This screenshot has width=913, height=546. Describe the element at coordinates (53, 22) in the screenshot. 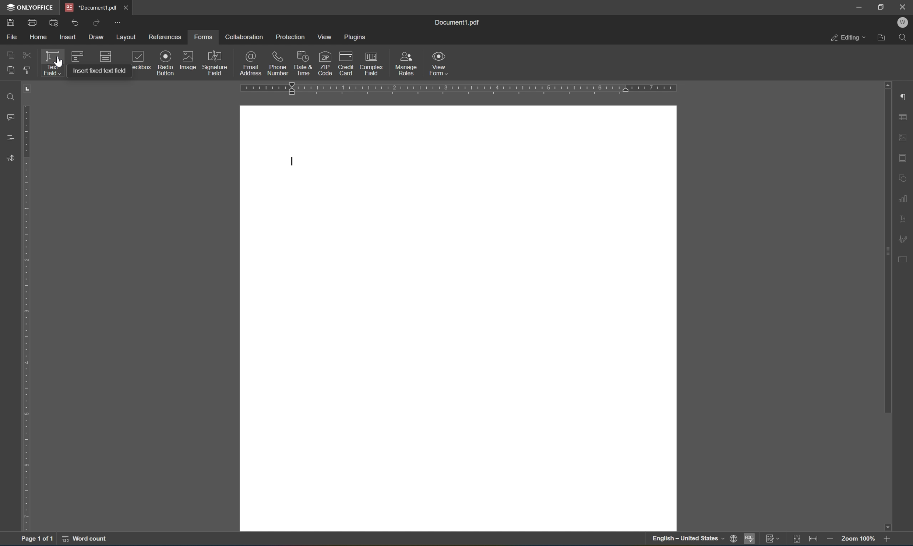

I see `print preview` at that location.